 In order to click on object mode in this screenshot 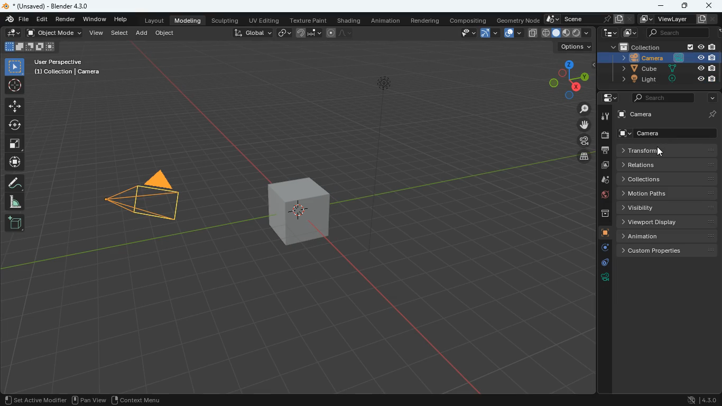, I will do `click(54, 33)`.